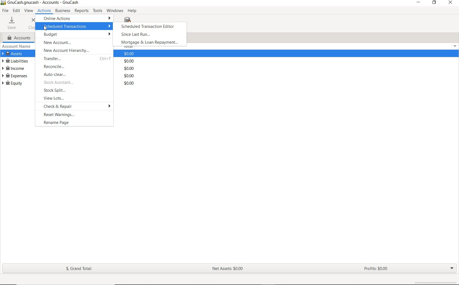 The image size is (459, 285). Describe the element at coordinates (376, 269) in the screenshot. I see `PROFITS` at that location.